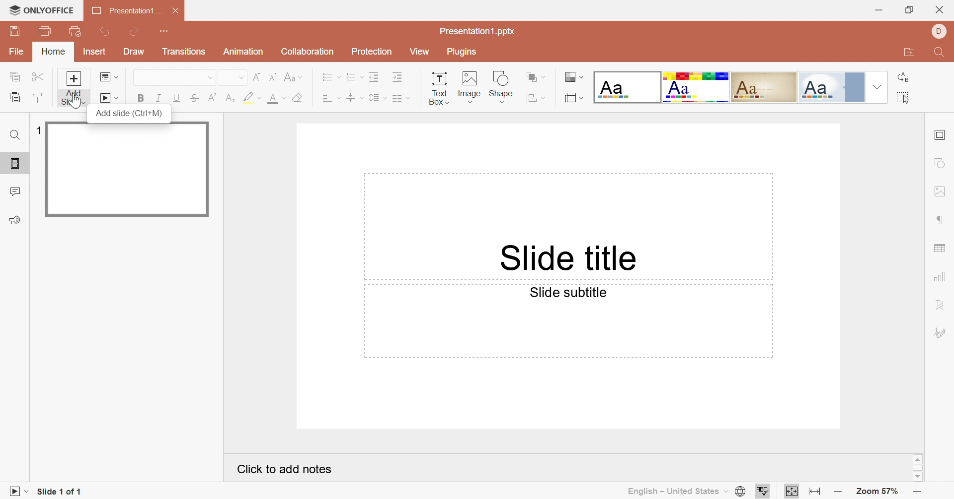  I want to click on horizontal align, so click(330, 97).